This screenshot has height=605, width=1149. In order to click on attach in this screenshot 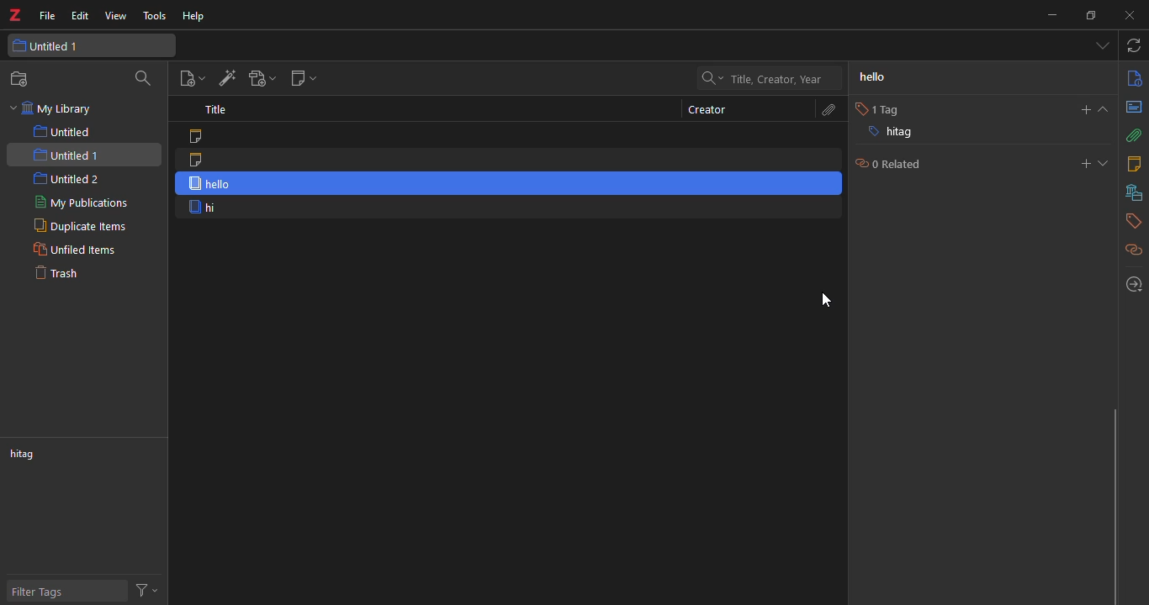, I will do `click(1133, 136)`.